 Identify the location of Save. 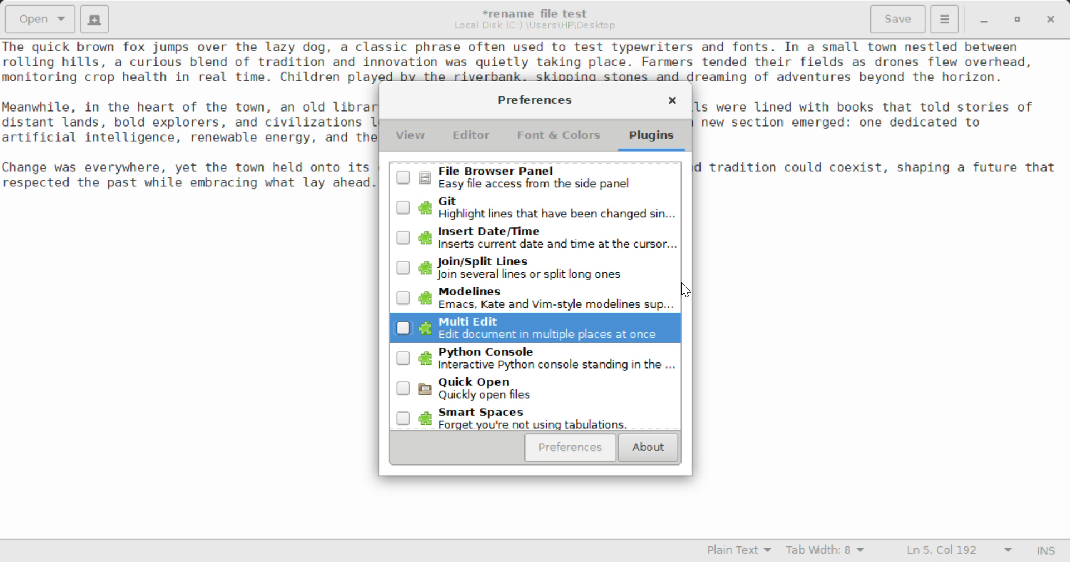
(899, 20).